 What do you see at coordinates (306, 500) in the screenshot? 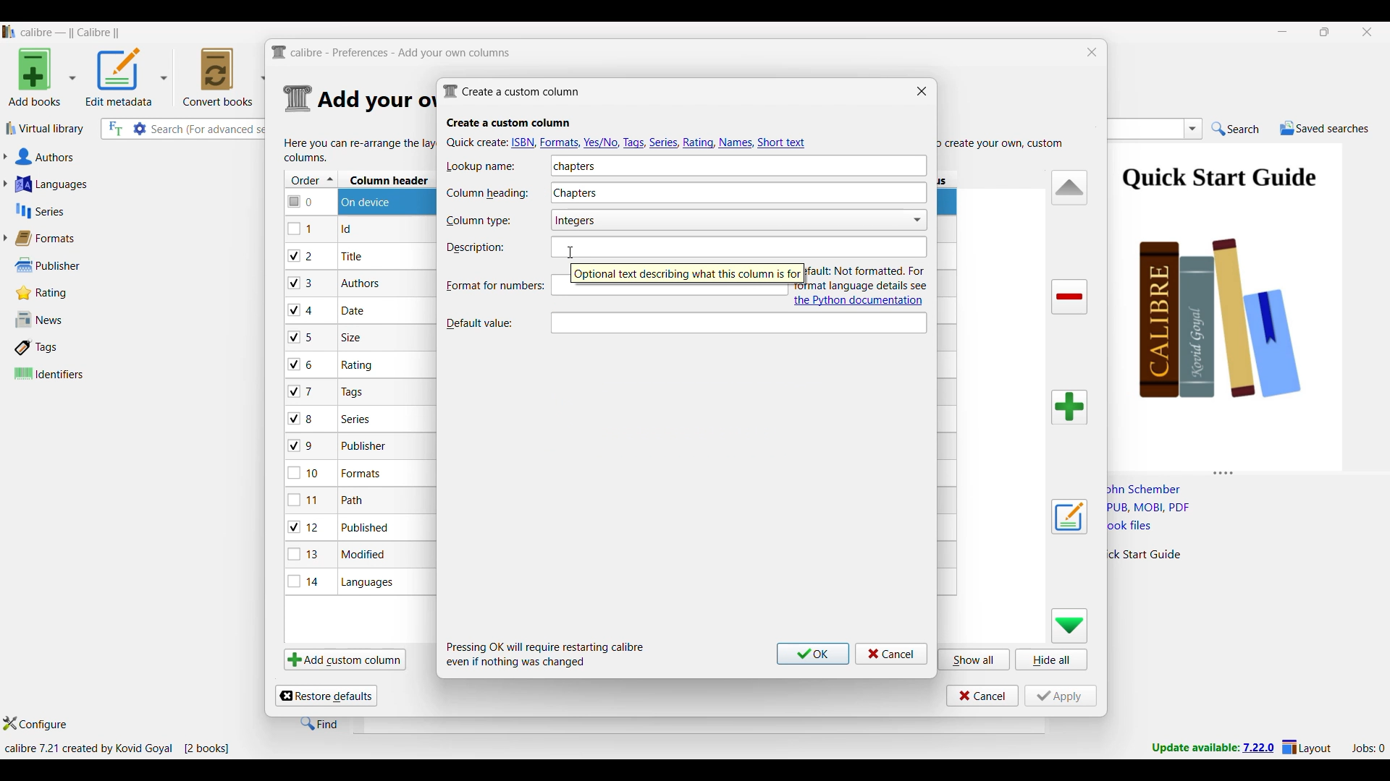
I see `checkbox - 11` at bounding box center [306, 500].